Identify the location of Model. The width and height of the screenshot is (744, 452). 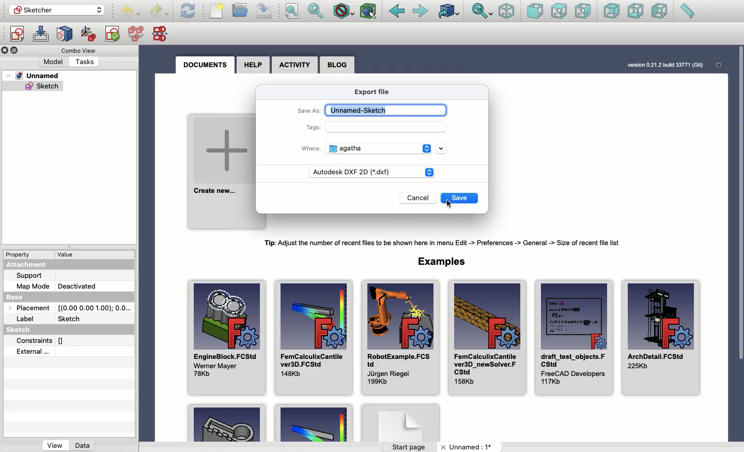
(54, 62).